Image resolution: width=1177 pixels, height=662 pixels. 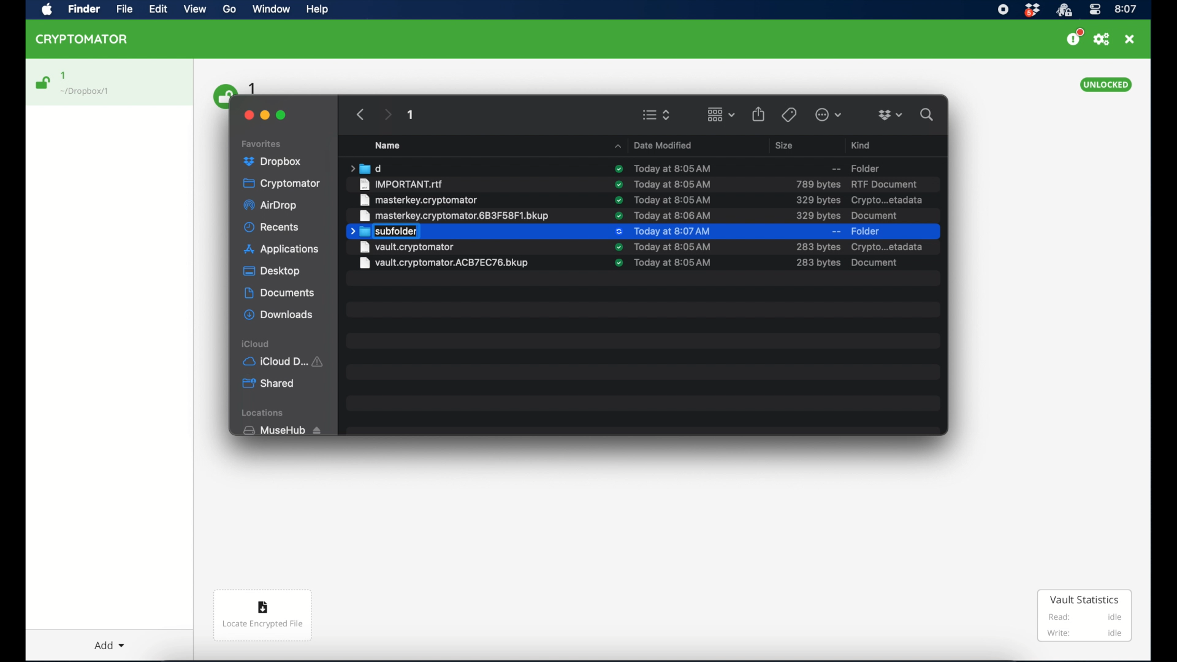 I want to click on close, so click(x=246, y=113).